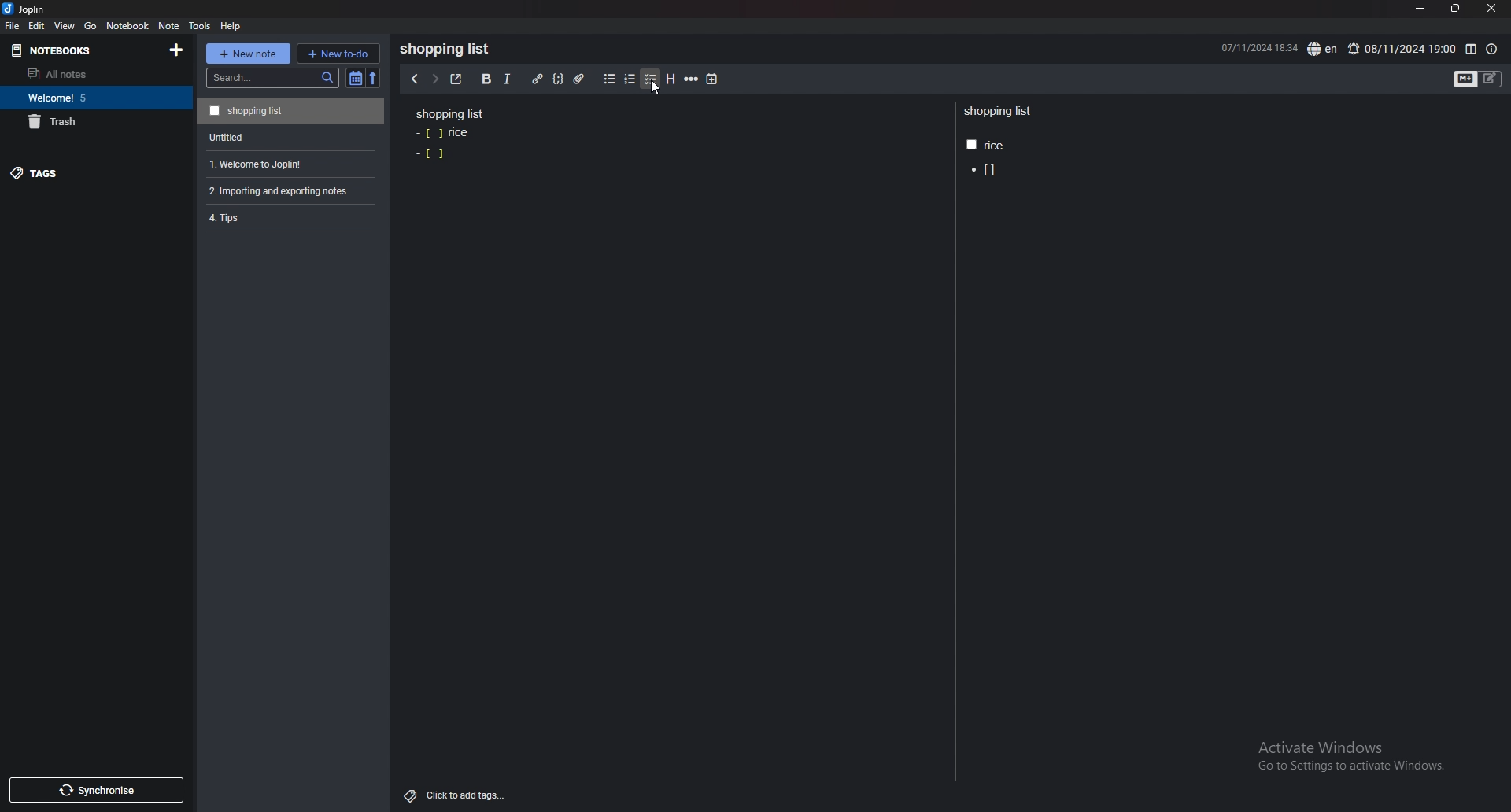  I want to click on 1. Welcome to Joplin!, so click(287, 162).